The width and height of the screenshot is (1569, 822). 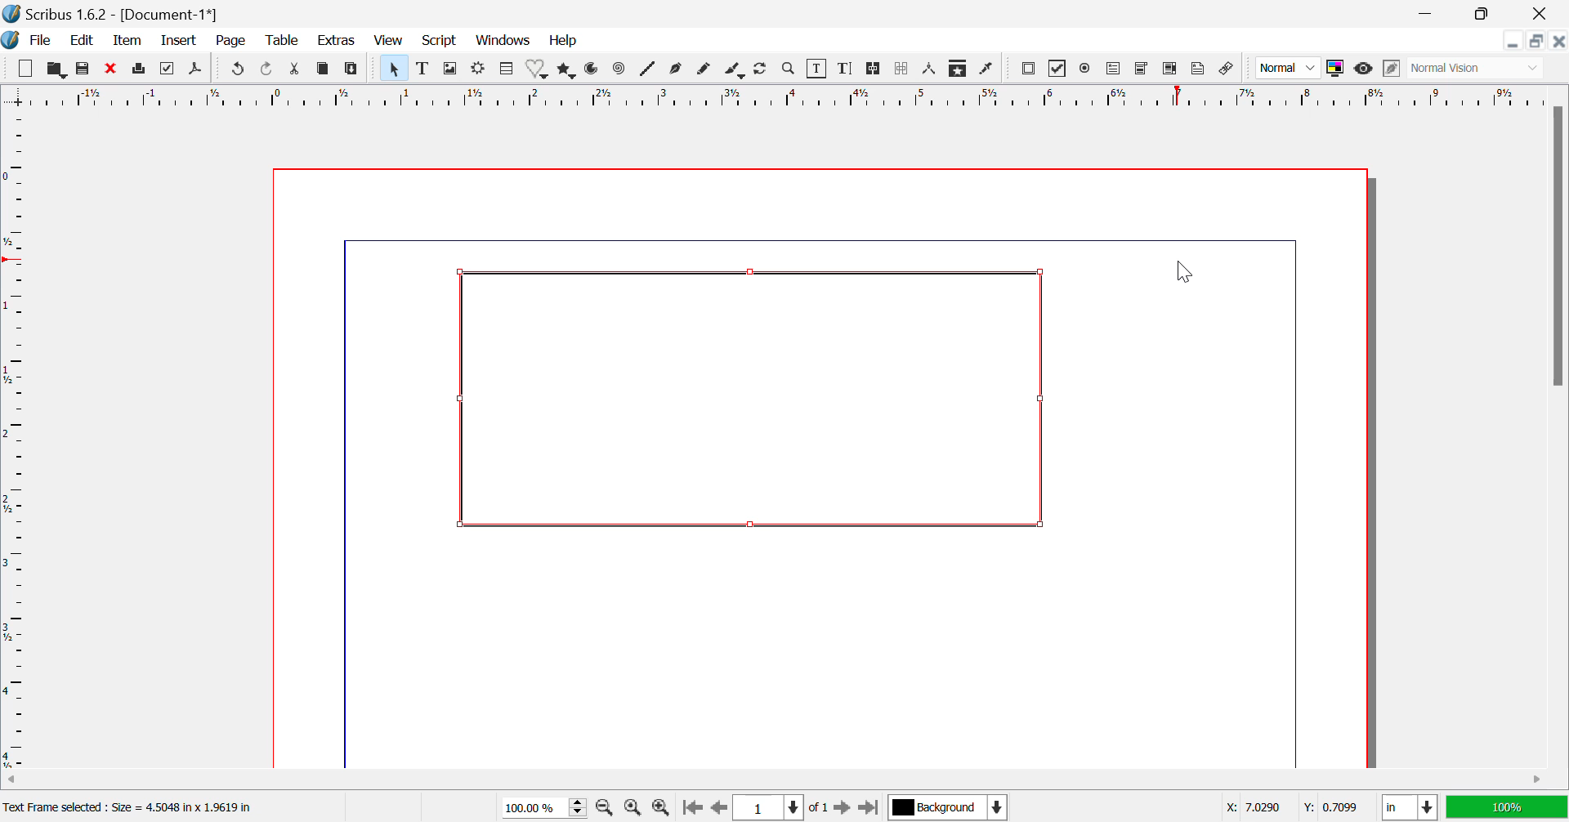 I want to click on Normal Vision, so click(x=1479, y=69).